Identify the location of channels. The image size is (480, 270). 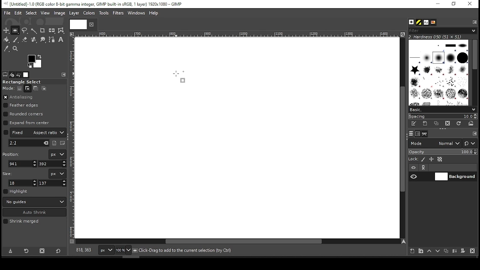
(417, 134).